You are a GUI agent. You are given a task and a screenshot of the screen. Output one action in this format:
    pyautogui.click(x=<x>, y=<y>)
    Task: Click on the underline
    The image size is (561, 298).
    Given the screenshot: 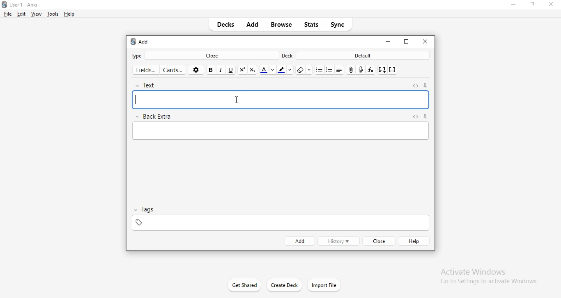 What is the action you would take?
    pyautogui.click(x=232, y=69)
    